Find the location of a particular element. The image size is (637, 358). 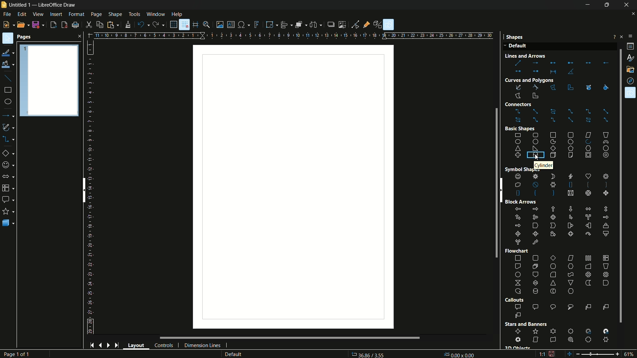

close is located at coordinates (78, 36).